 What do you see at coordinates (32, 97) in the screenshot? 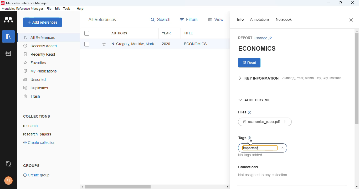
I see `trash` at bounding box center [32, 97].